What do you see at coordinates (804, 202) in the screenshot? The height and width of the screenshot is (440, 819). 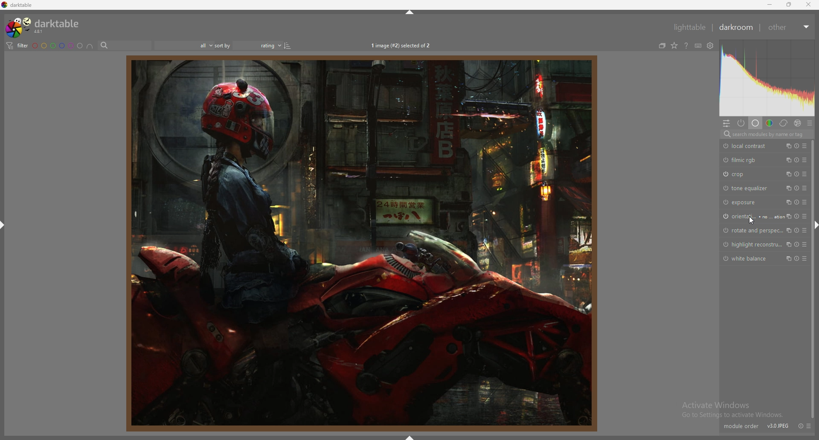 I see `presets` at bounding box center [804, 202].